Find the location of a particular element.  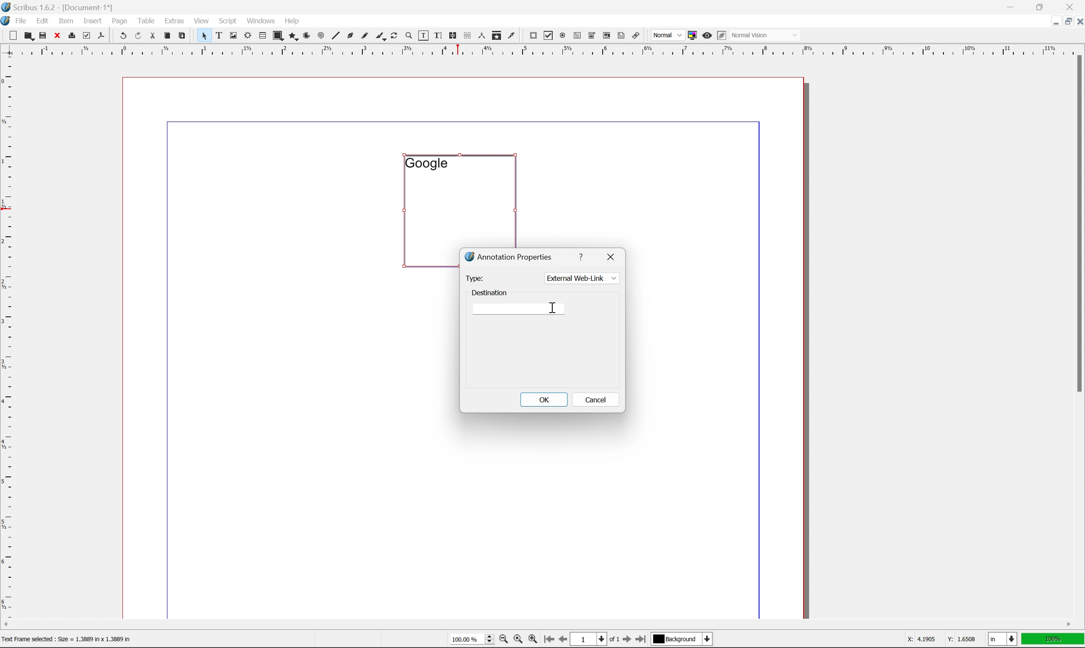

close is located at coordinates (1078, 21).